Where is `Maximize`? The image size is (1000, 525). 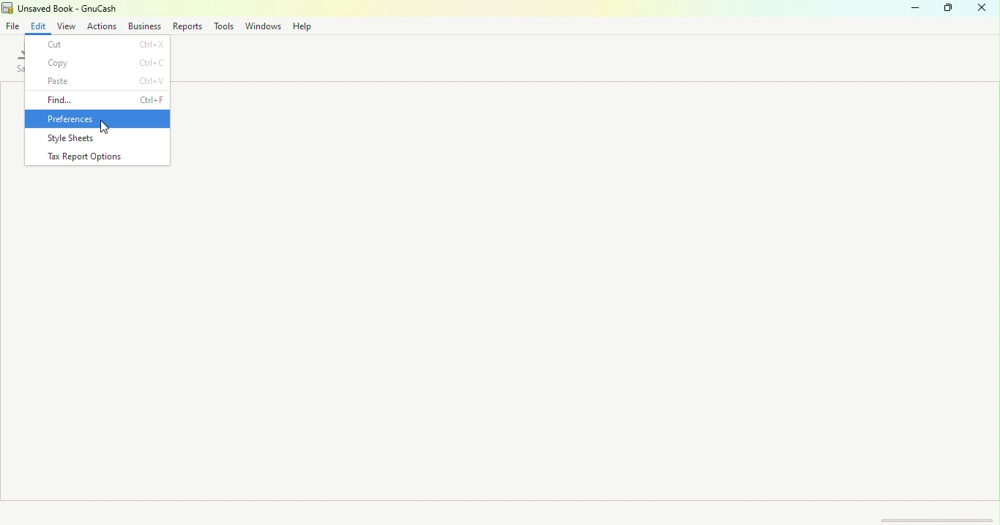
Maximize is located at coordinates (948, 10).